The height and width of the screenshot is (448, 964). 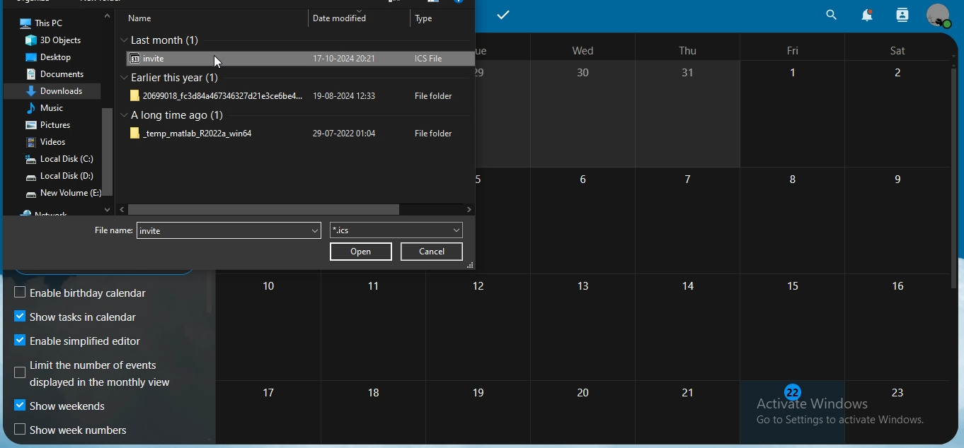 I want to click on cancel, so click(x=434, y=252).